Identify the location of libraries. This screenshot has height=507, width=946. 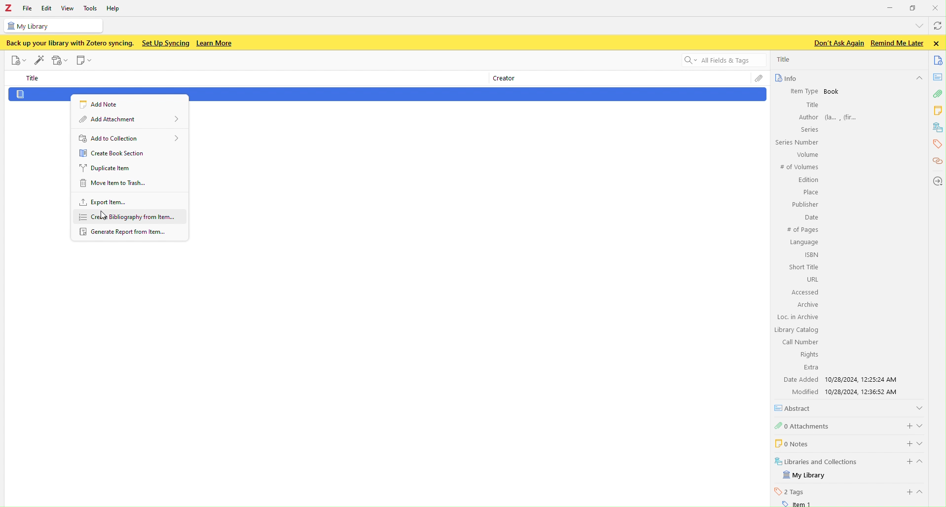
(938, 128).